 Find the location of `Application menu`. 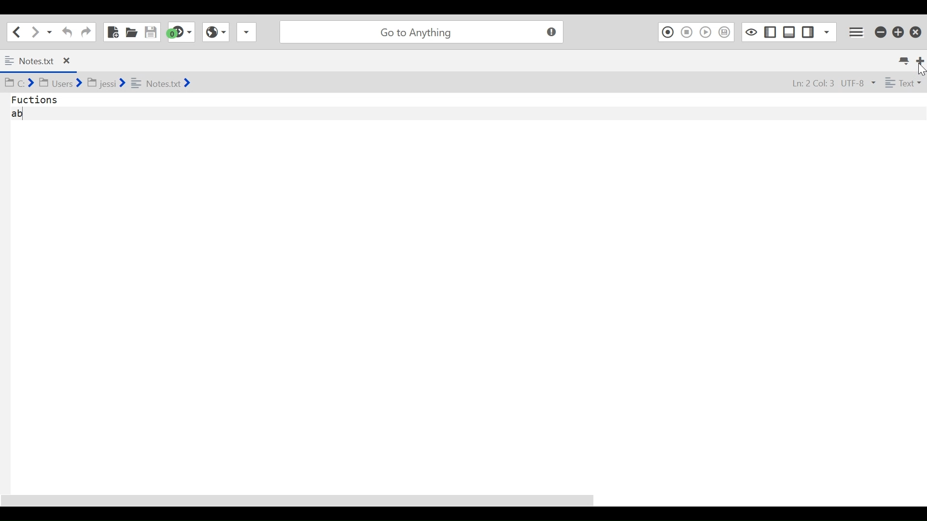

Application menu is located at coordinates (857, 32).